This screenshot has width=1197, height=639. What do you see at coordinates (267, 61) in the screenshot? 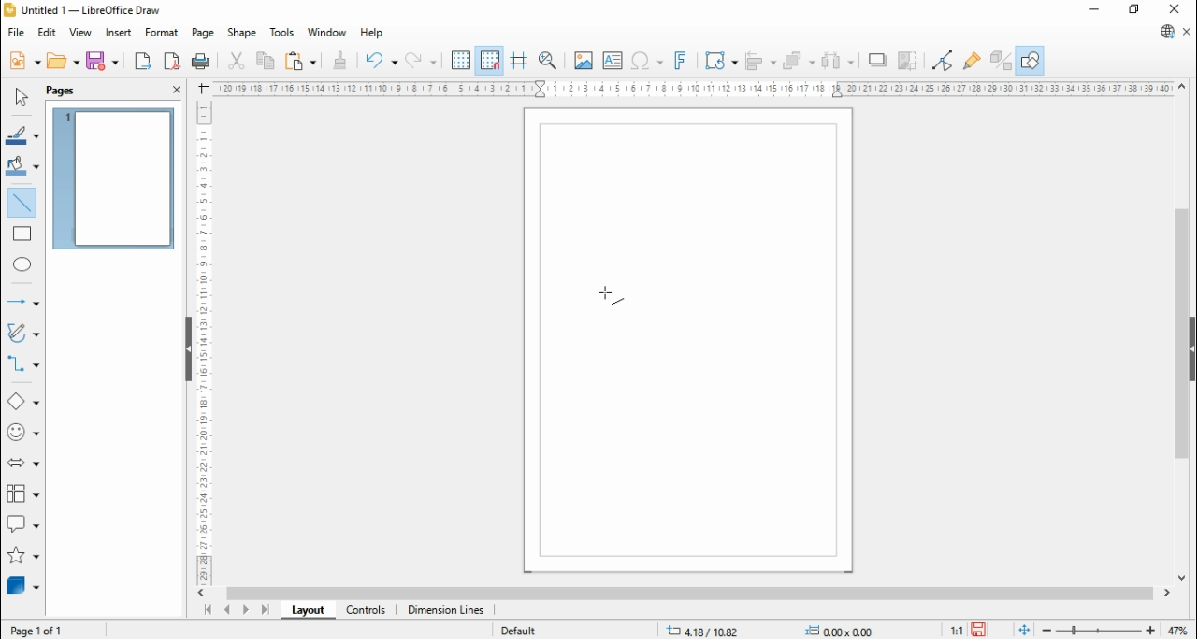
I see `copy` at bounding box center [267, 61].